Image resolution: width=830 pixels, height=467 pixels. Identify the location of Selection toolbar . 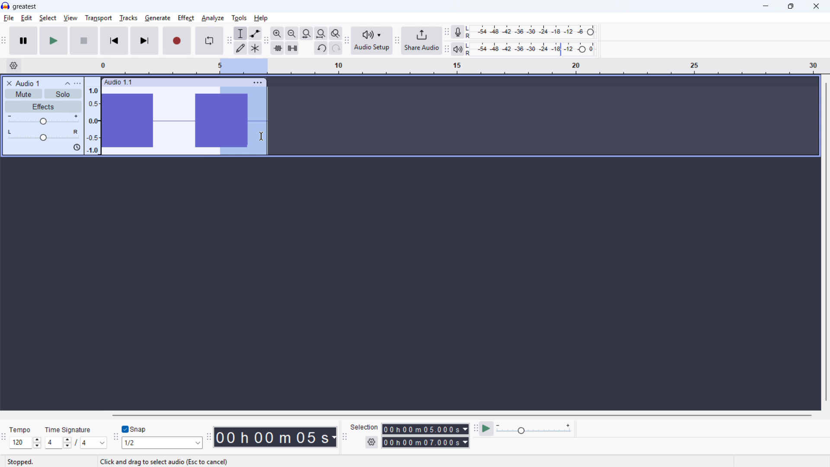
(346, 438).